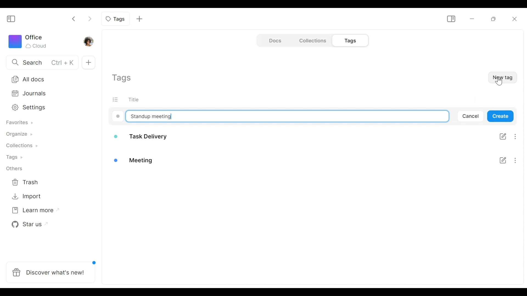  Describe the element at coordinates (140, 19) in the screenshot. I see `Add new` at that location.